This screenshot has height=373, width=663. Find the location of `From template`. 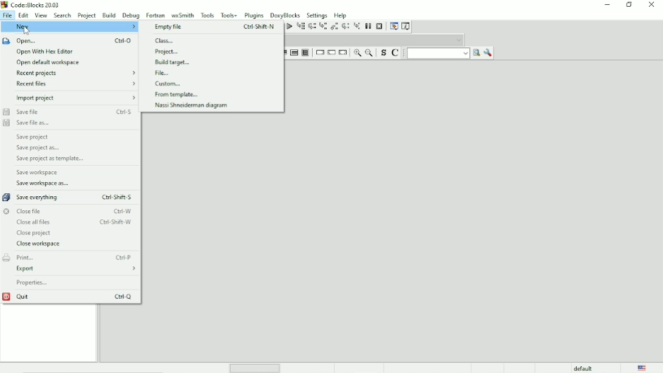

From template is located at coordinates (178, 95).